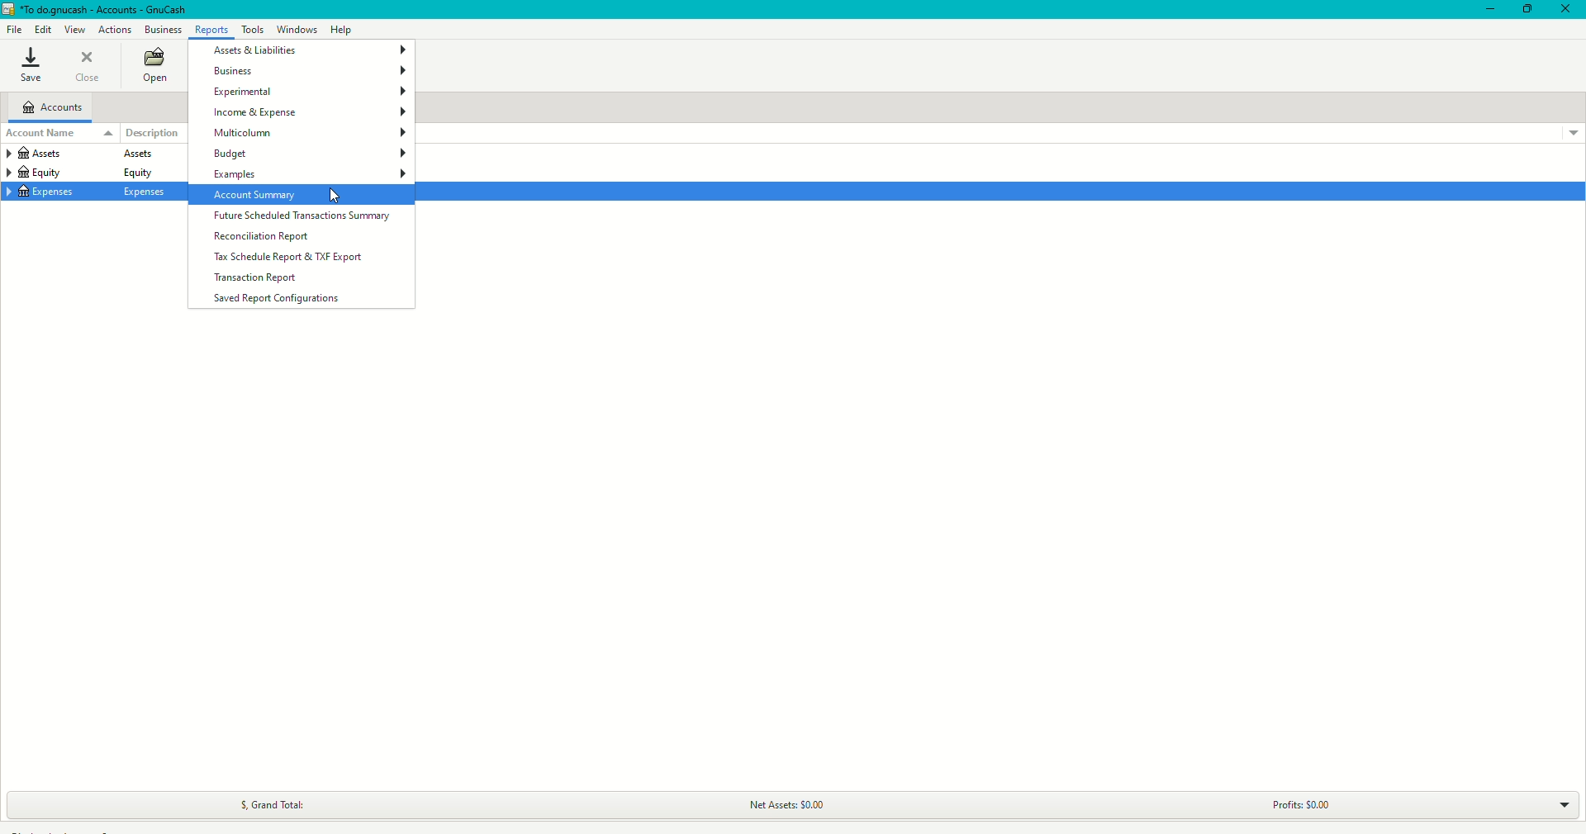  What do you see at coordinates (76, 31) in the screenshot?
I see `View` at bounding box center [76, 31].